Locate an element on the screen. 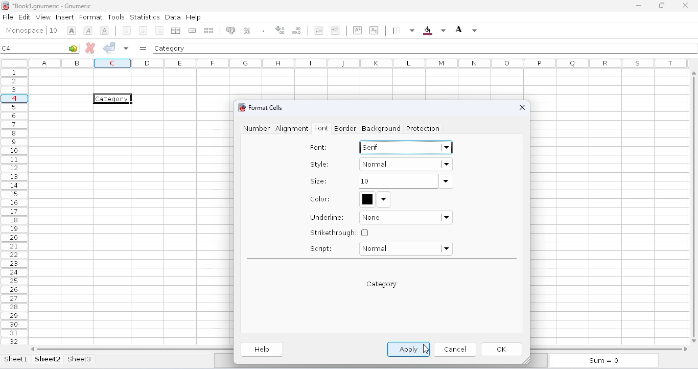 This screenshot has width=698, height=369. font is located at coordinates (24, 31).